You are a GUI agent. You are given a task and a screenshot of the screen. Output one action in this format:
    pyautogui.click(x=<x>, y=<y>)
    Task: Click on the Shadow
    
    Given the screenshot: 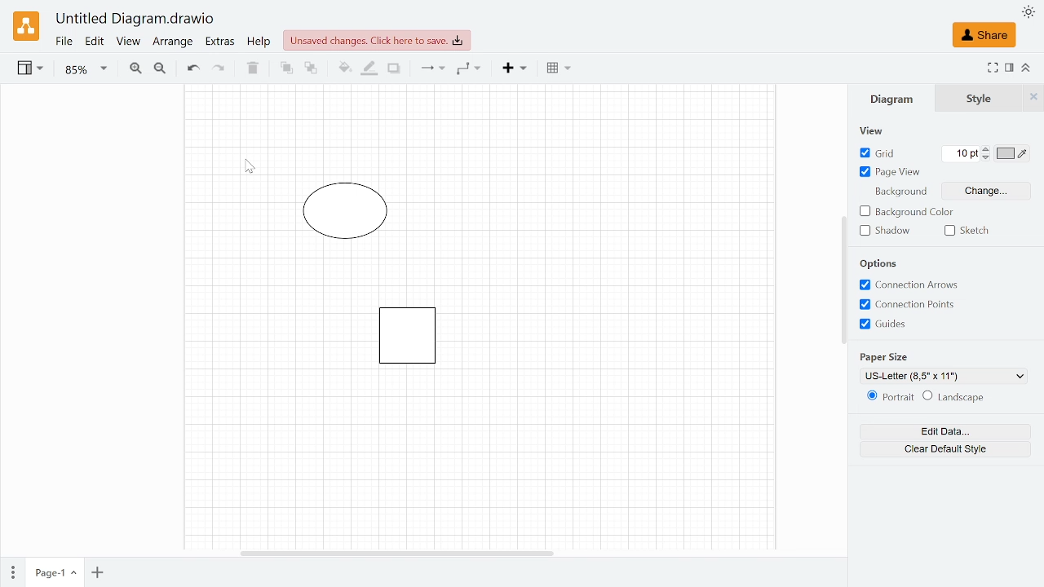 What is the action you would take?
    pyautogui.click(x=394, y=69)
    